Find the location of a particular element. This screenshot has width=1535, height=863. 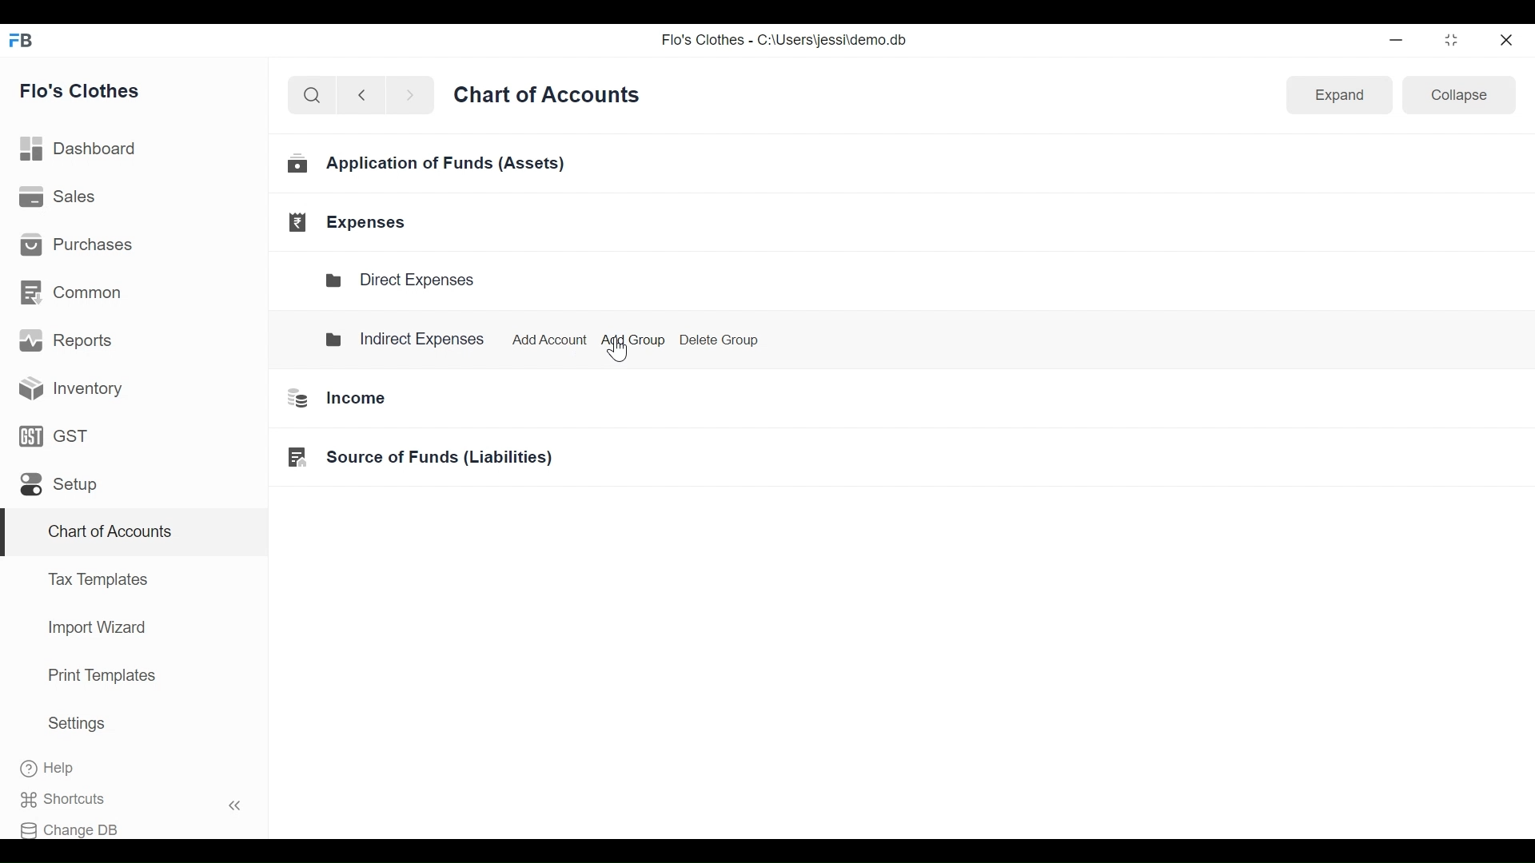

Inventory is located at coordinates (66, 388).